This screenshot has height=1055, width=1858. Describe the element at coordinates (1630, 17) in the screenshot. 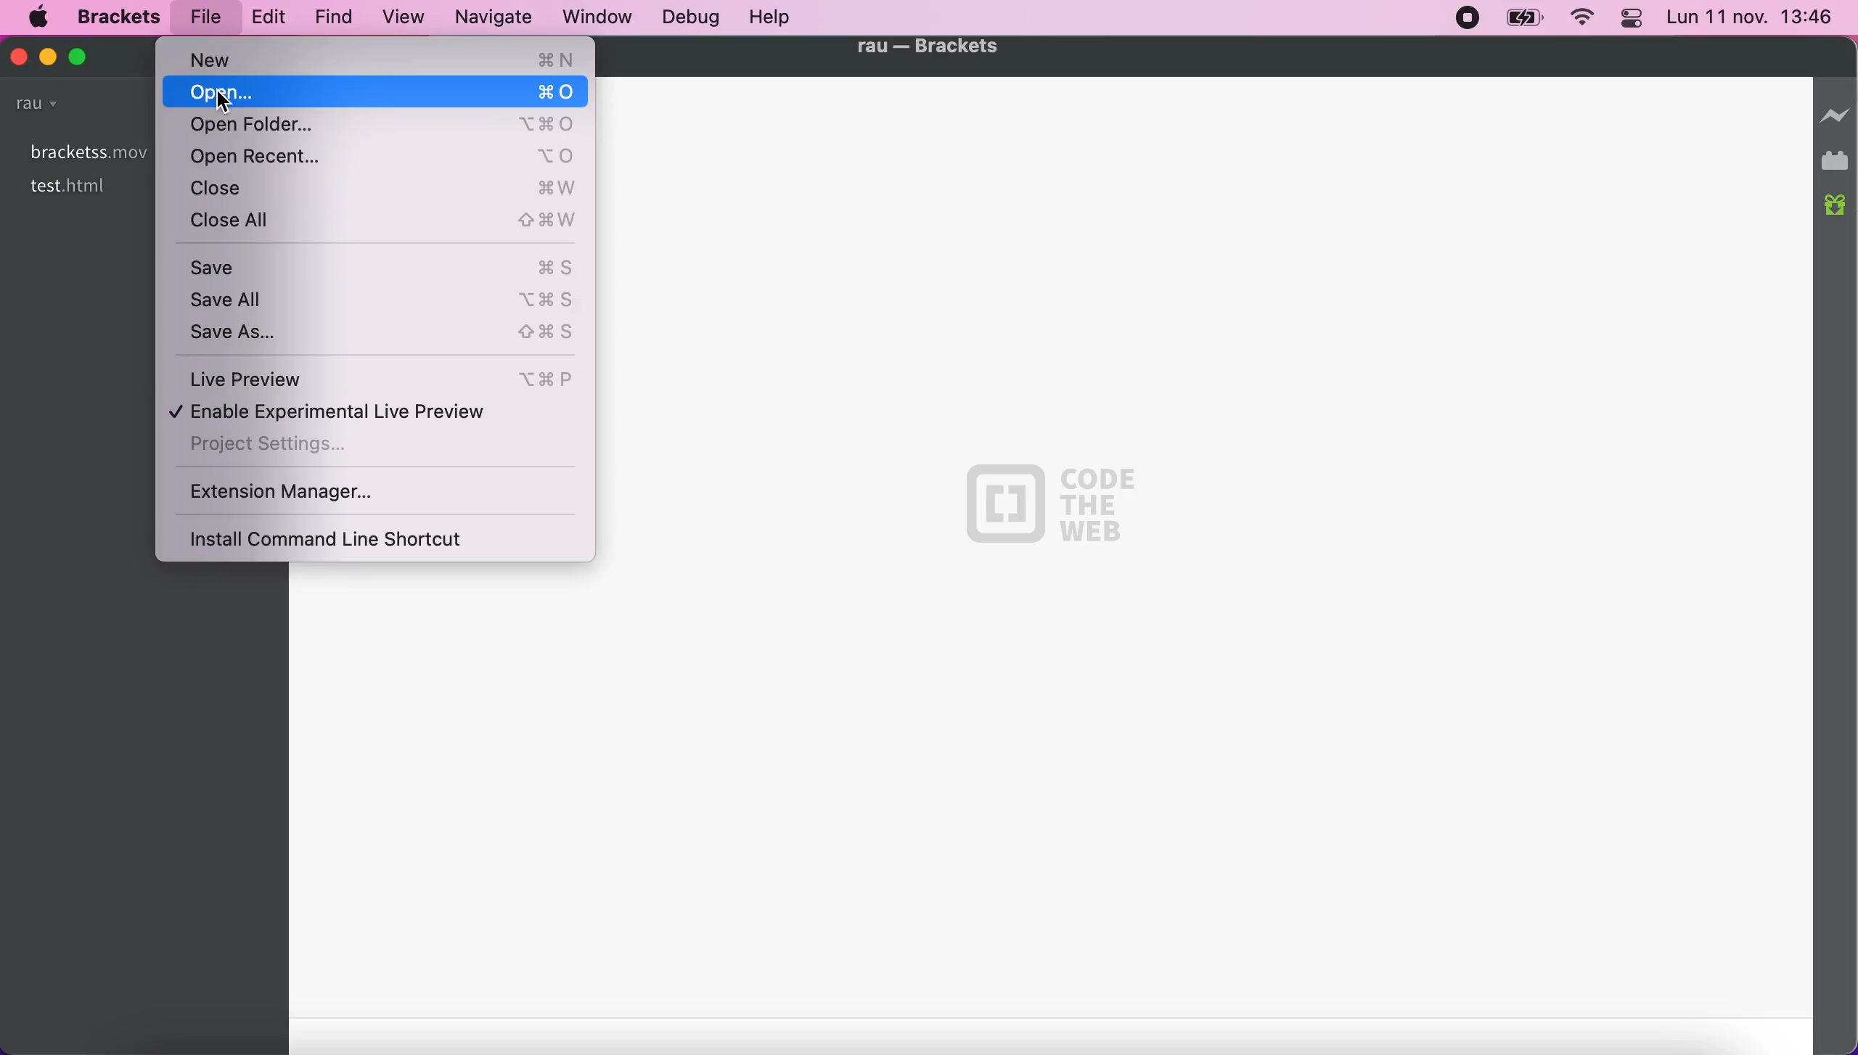

I see `panel control` at that location.